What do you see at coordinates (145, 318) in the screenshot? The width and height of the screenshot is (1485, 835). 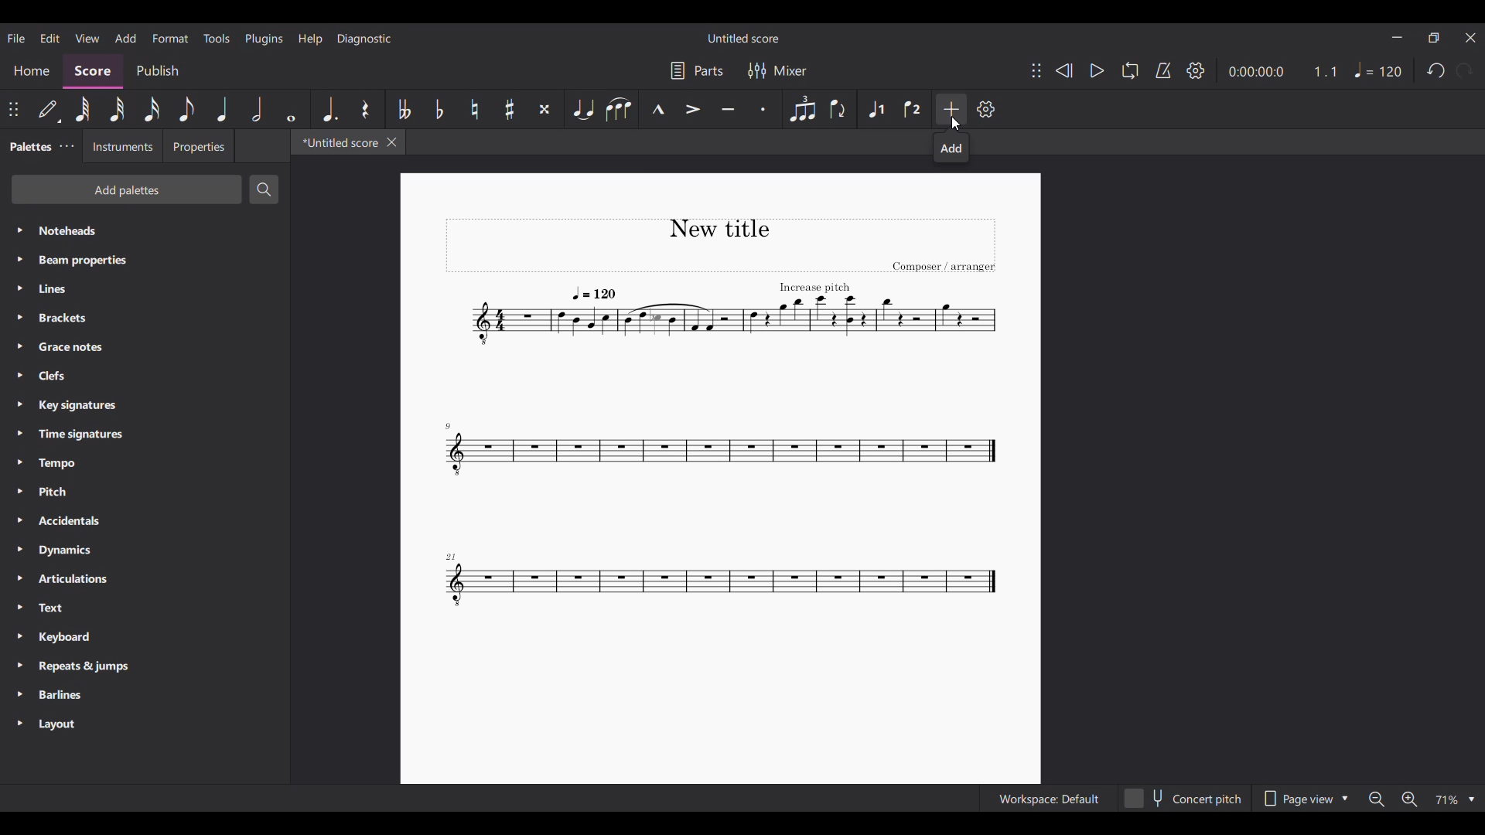 I see `Brackets` at bounding box center [145, 318].